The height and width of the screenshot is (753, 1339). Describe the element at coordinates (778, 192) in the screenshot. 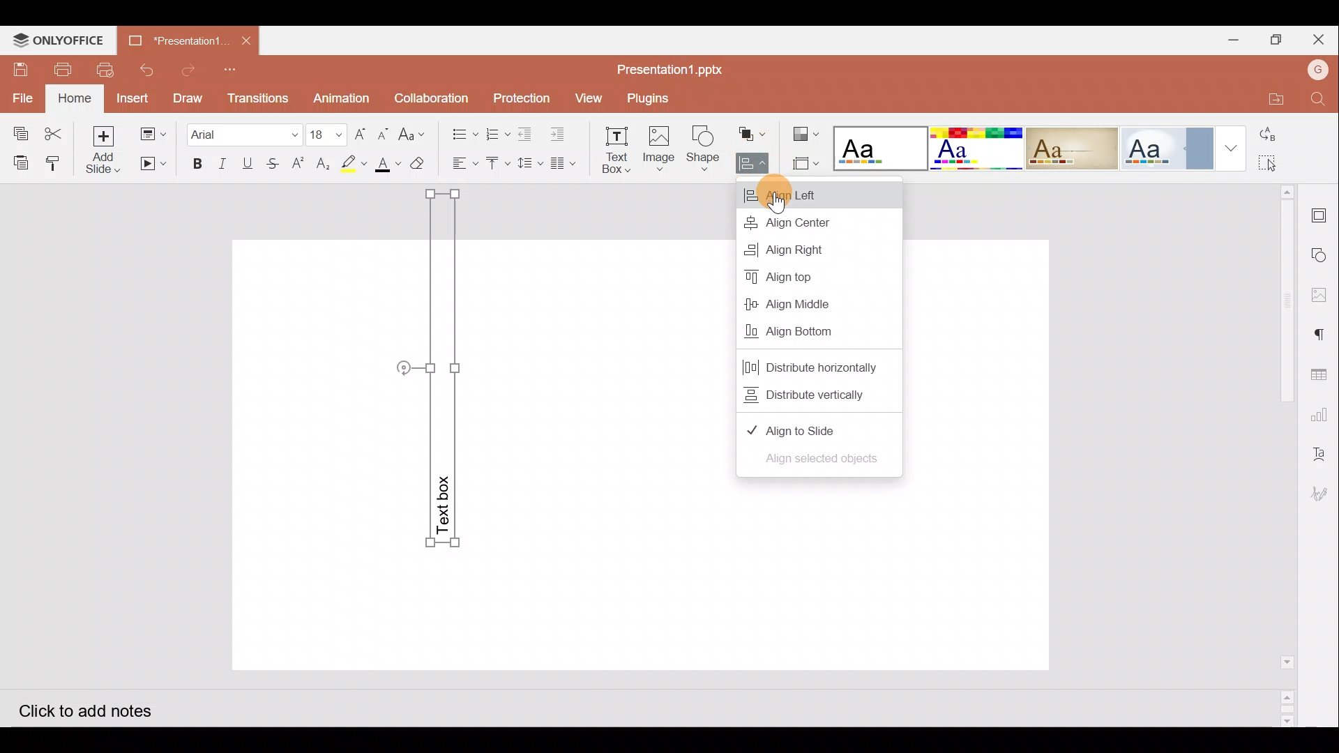

I see `Cursor on align left` at that location.